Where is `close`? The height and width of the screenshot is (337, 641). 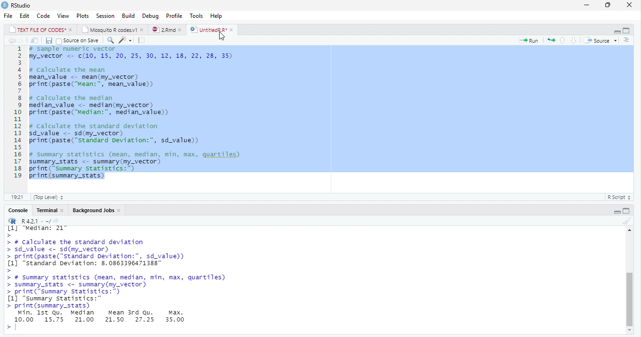 close is located at coordinates (182, 30).